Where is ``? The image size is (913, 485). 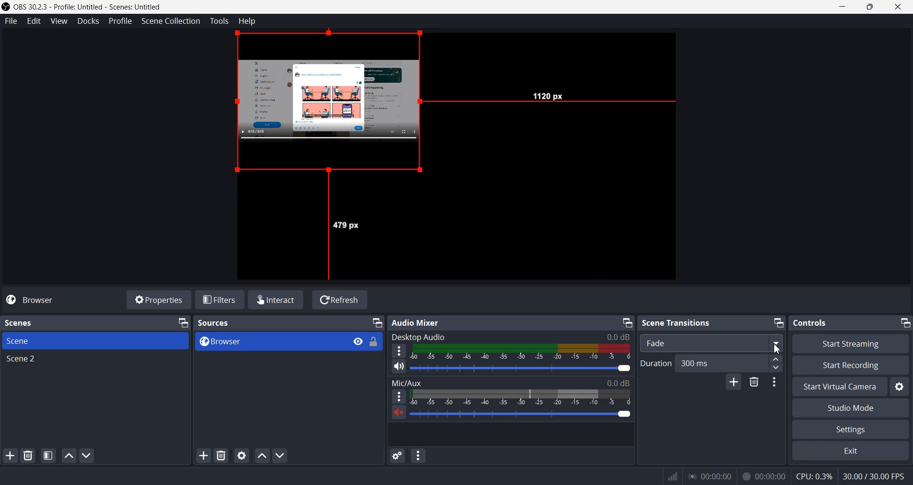
 is located at coordinates (777, 349).